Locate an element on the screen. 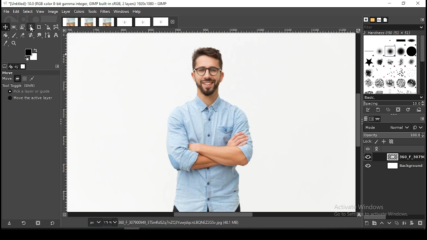 This screenshot has width=427, height=240. brushes is located at coordinates (366, 20).